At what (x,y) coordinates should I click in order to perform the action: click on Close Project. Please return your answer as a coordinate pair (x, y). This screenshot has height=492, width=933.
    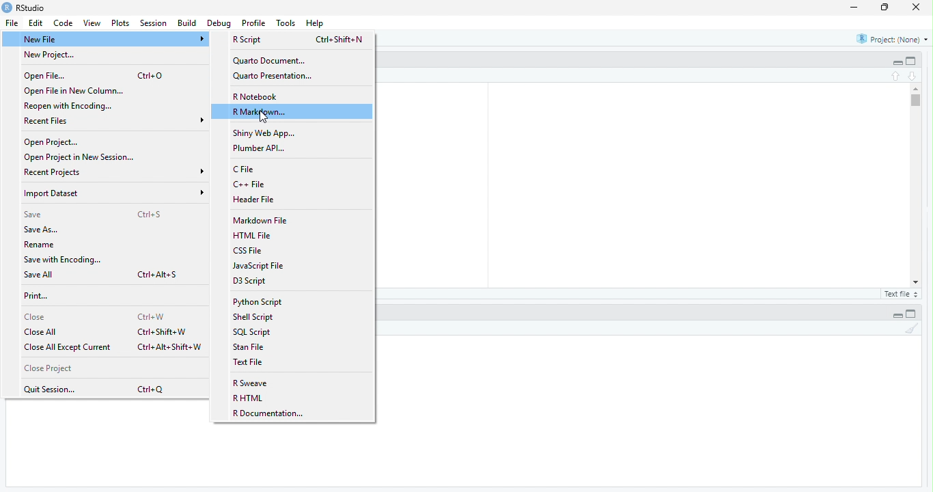
    Looking at the image, I should click on (48, 368).